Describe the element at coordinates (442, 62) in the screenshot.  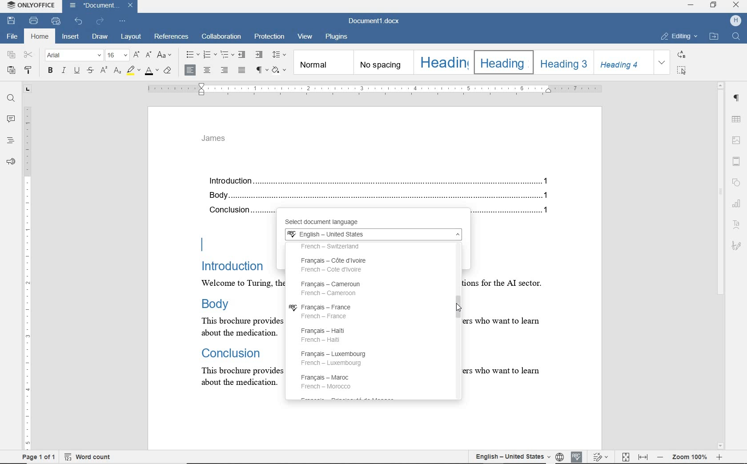
I see `Heading 1` at that location.